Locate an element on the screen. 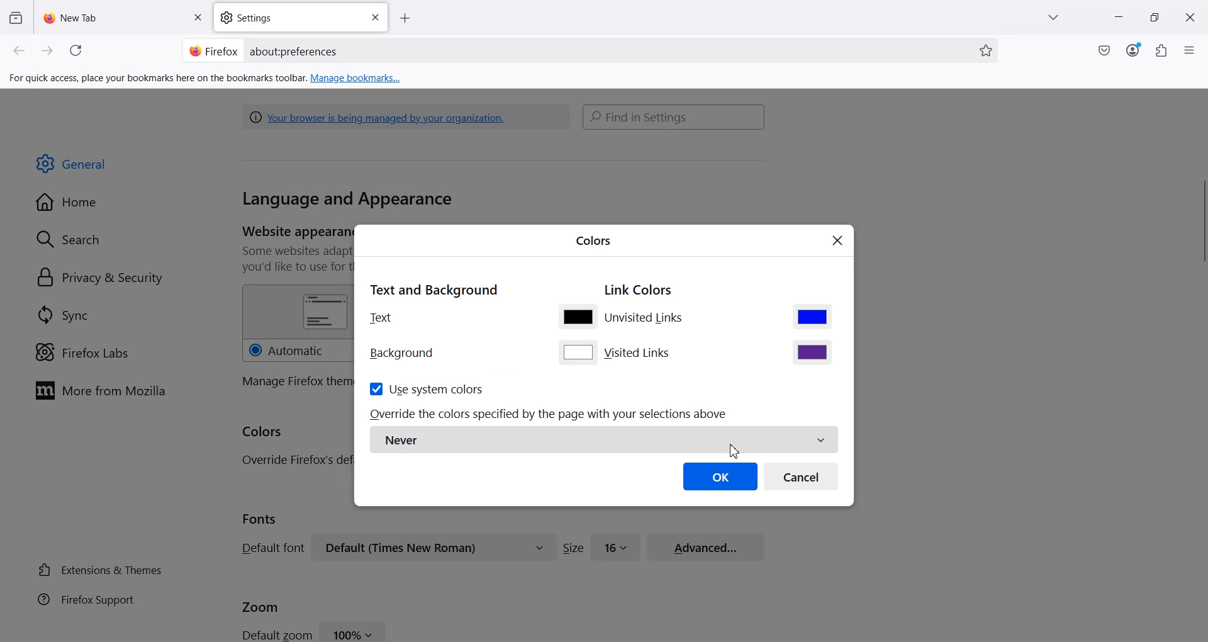 This screenshot has height=642, width=1208. New Tab is located at coordinates (124, 17).